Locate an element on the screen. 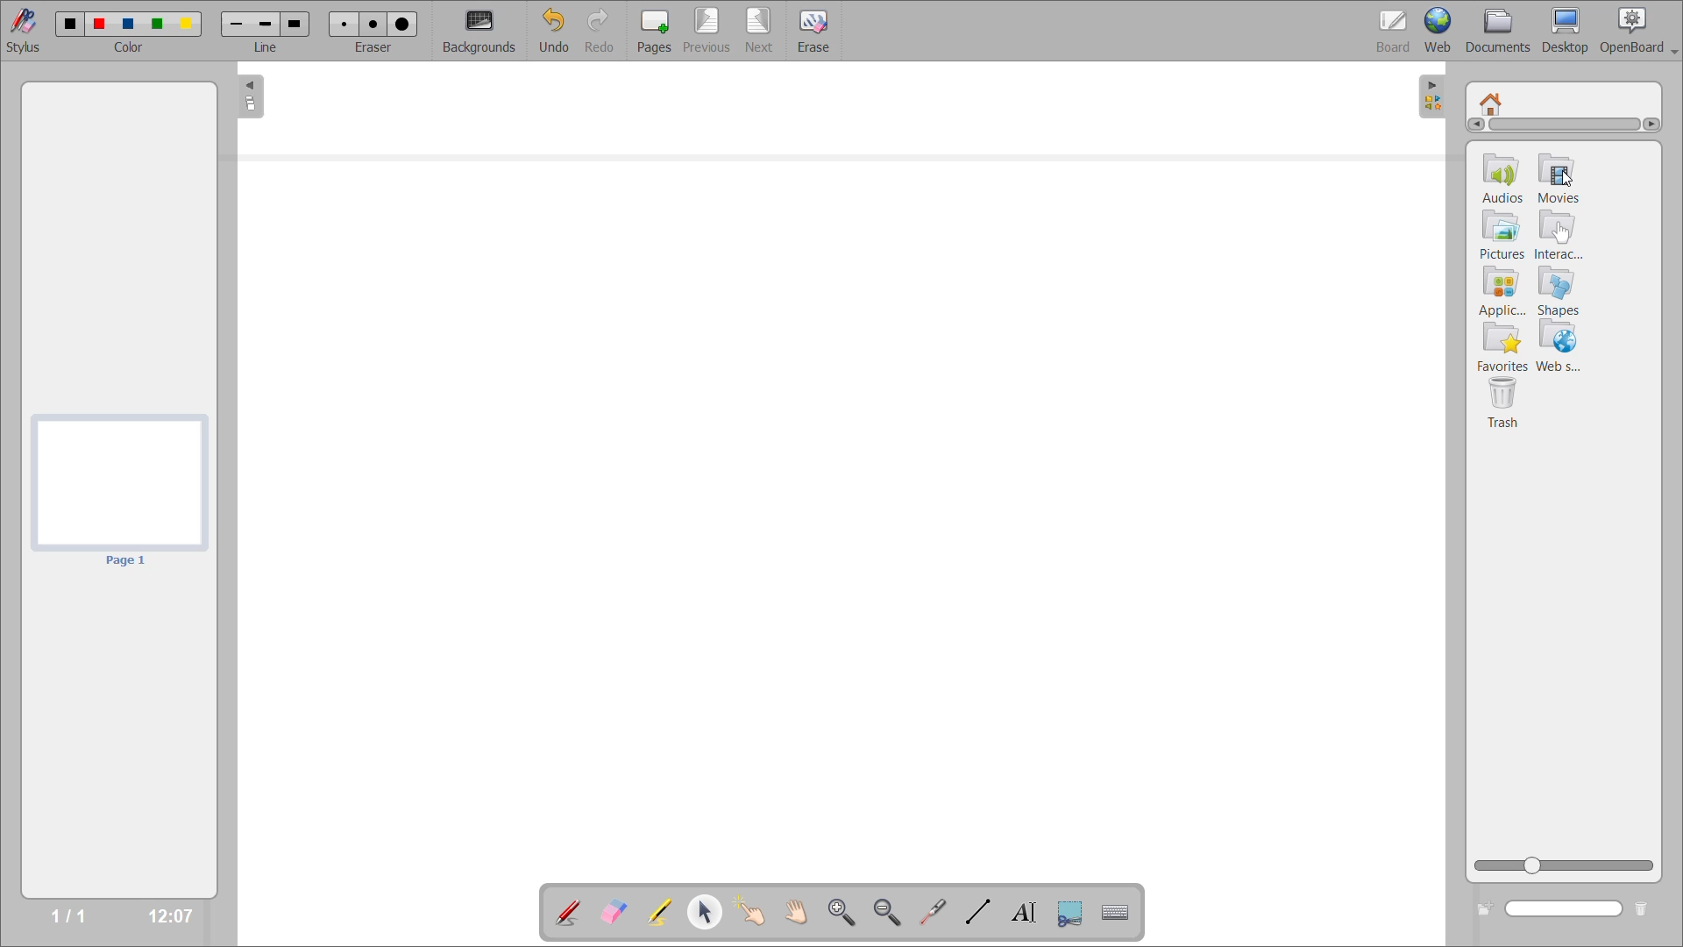 Image resolution: width=1683 pixels, height=947 pixels. pictures is located at coordinates (1500, 236).